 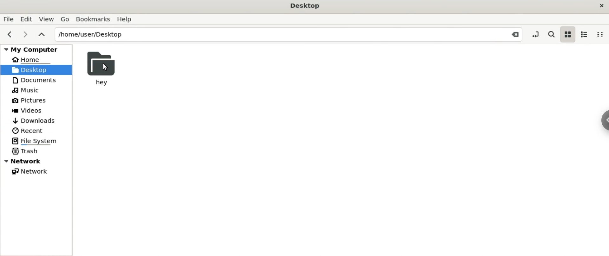 I want to click on search, so click(x=551, y=34).